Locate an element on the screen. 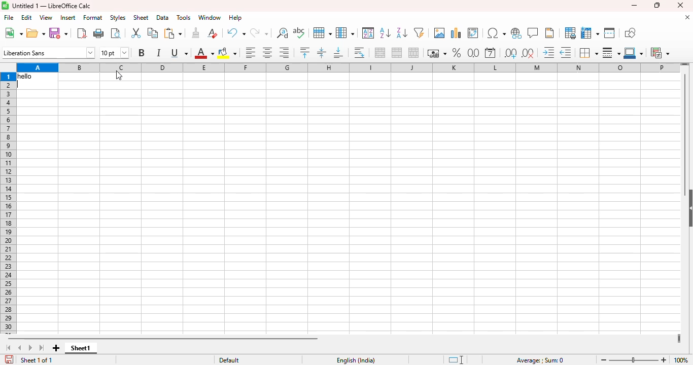  clear direct formatting is located at coordinates (213, 32).